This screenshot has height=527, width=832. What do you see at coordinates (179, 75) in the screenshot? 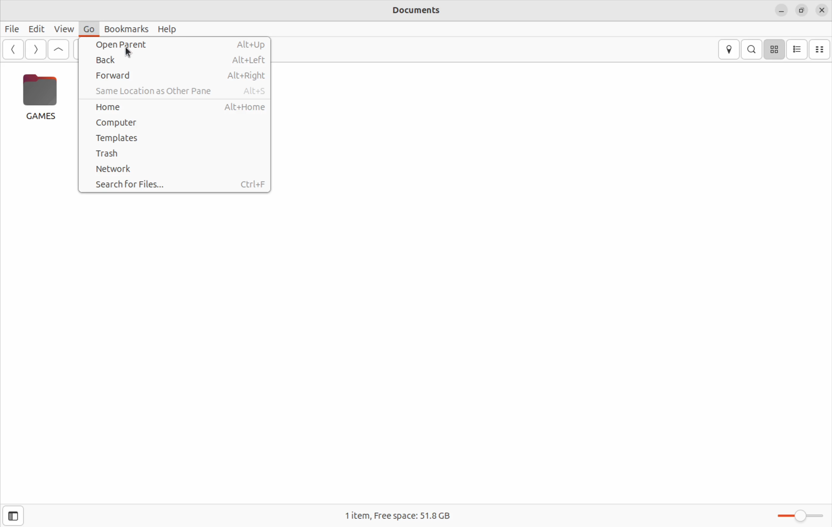
I see `forward` at bounding box center [179, 75].